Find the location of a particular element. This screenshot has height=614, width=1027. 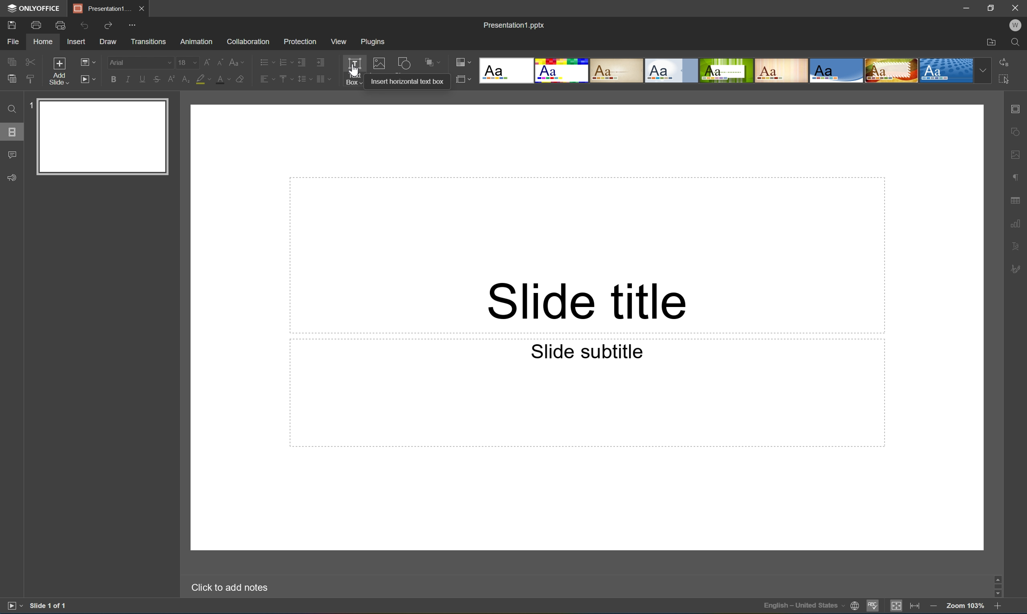

Clear style is located at coordinates (240, 78).